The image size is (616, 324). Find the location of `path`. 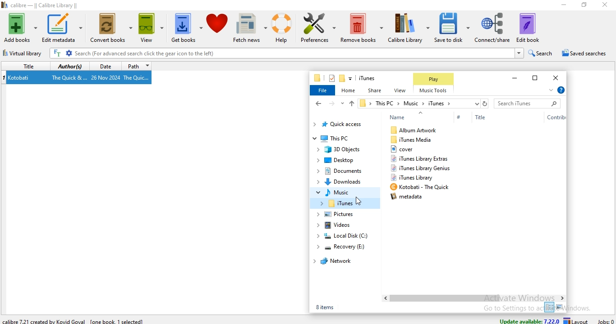

path is located at coordinates (138, 66).